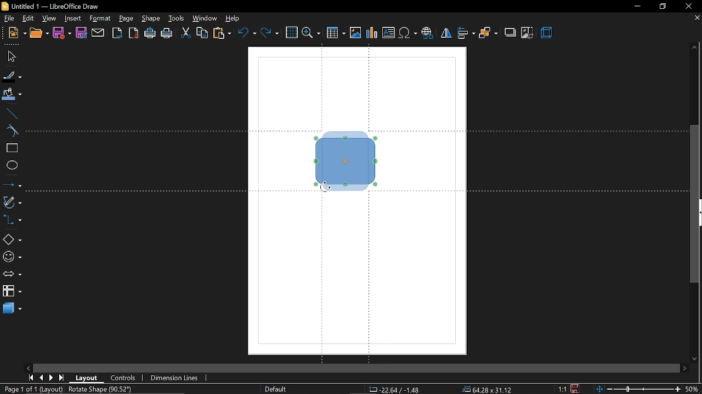  I want to click on zoom, so click(310, 33).